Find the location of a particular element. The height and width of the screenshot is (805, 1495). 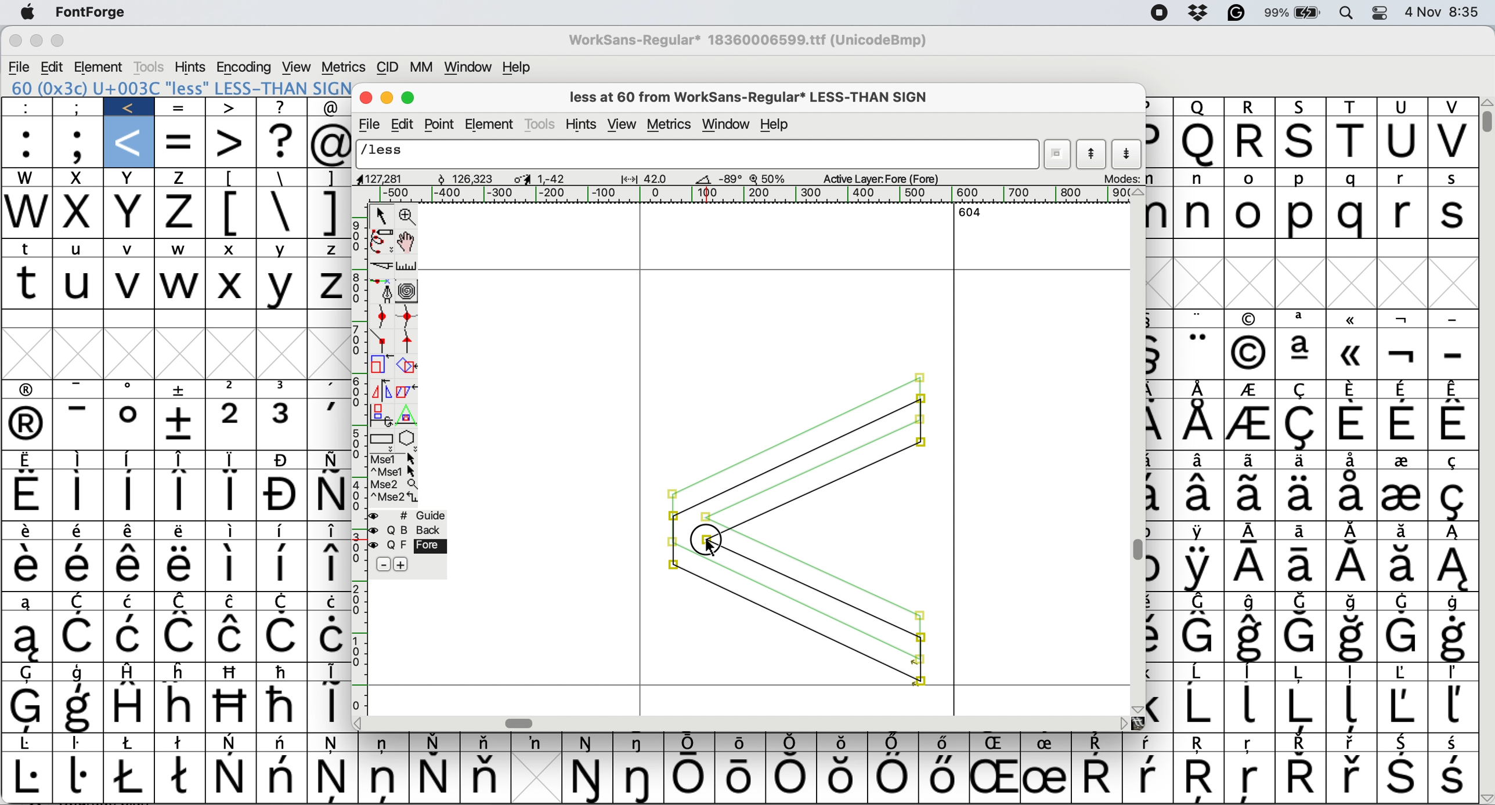

Symbol is located at coordinates (235, 603).